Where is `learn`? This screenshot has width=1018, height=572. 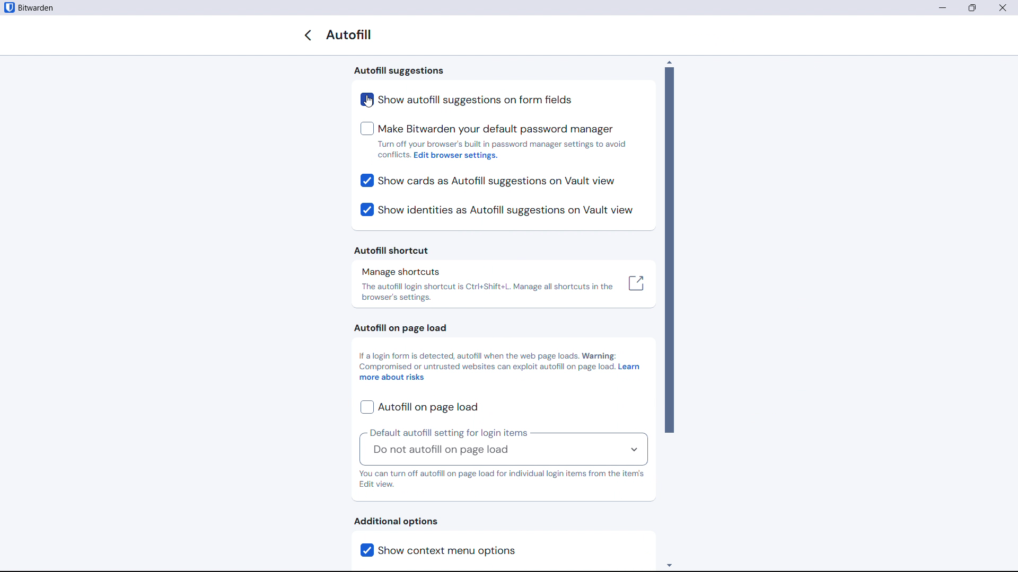 learn is located at coordinates (629, 368).